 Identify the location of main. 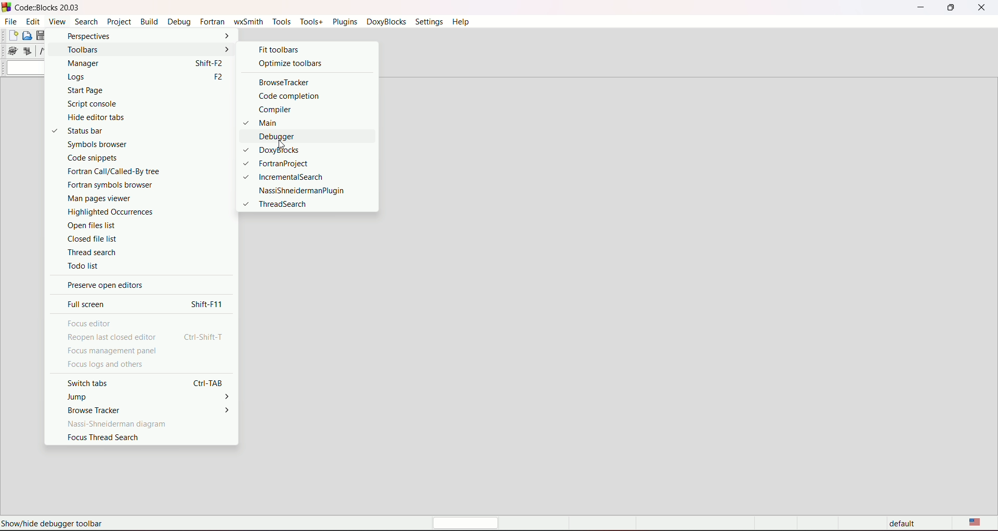
(284, 122).